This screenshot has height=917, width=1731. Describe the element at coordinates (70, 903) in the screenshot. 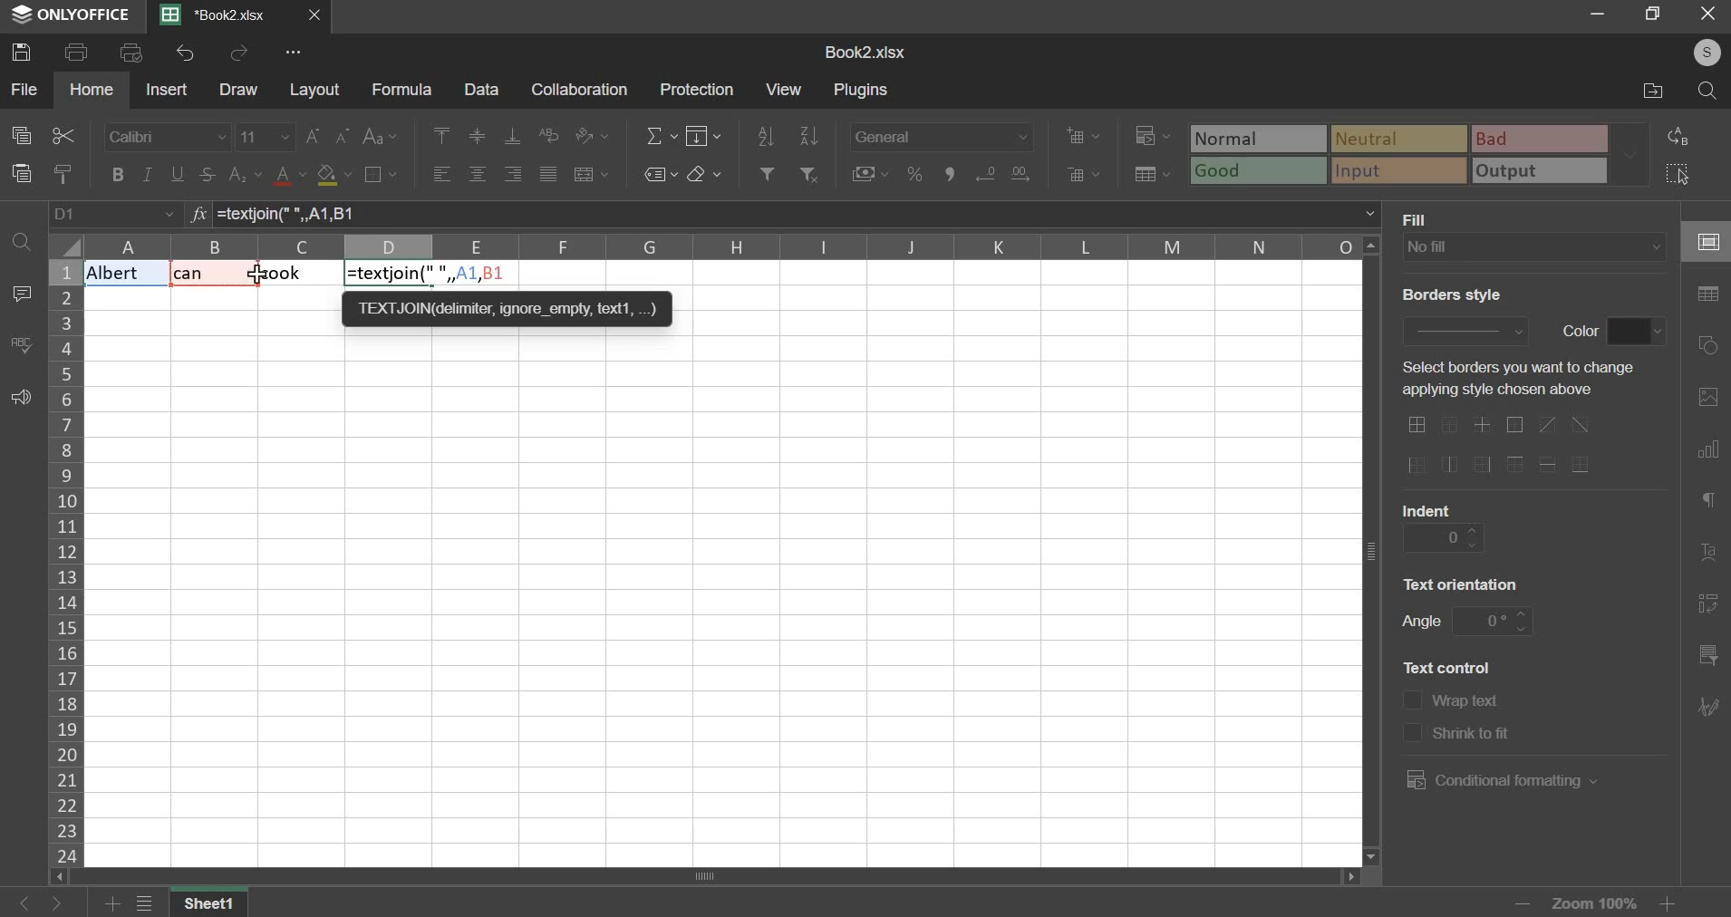

I see `go forward` at that location.